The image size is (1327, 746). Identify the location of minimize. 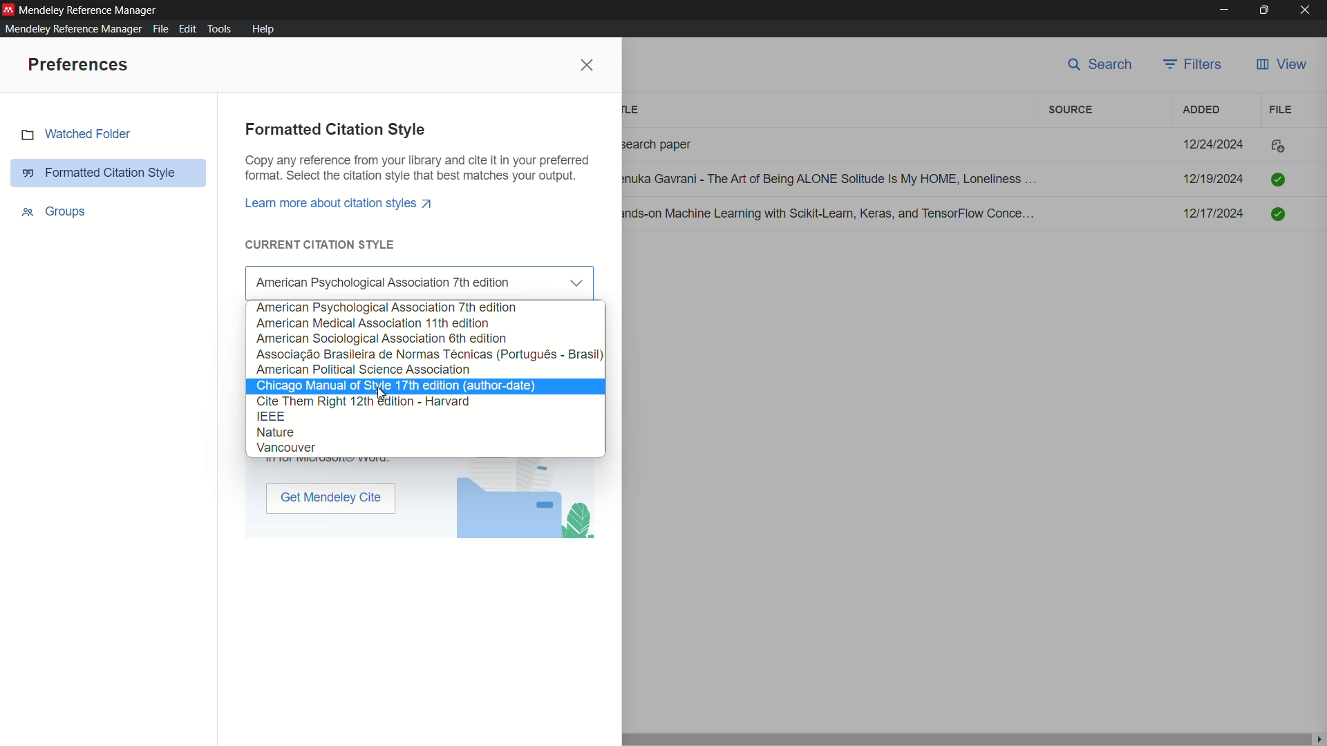
(1223, 10).